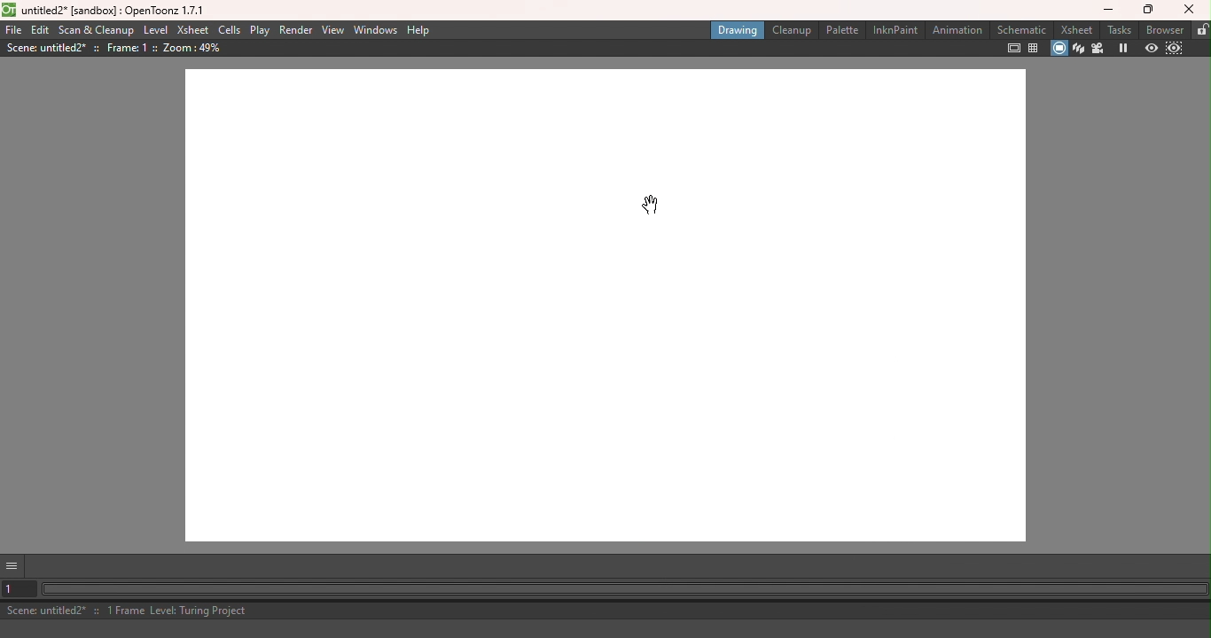 The height and width of the screenshot is (638, 1211). I want to click on Minimize, so click(1110, 12).